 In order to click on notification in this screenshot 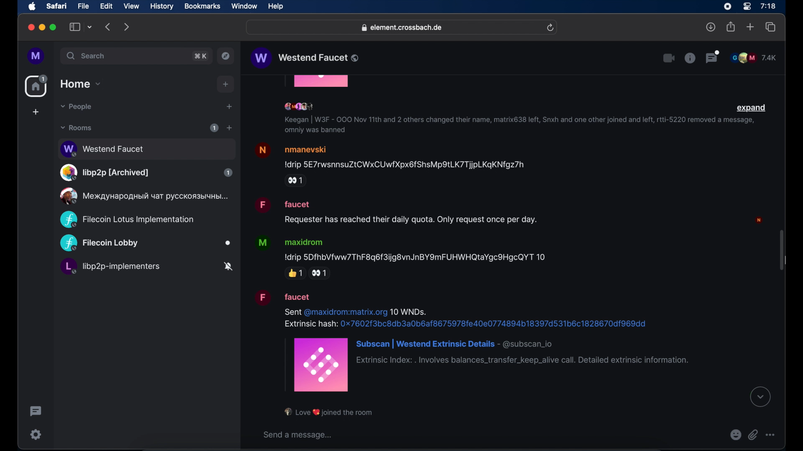, I will do `click(329, 412)`.